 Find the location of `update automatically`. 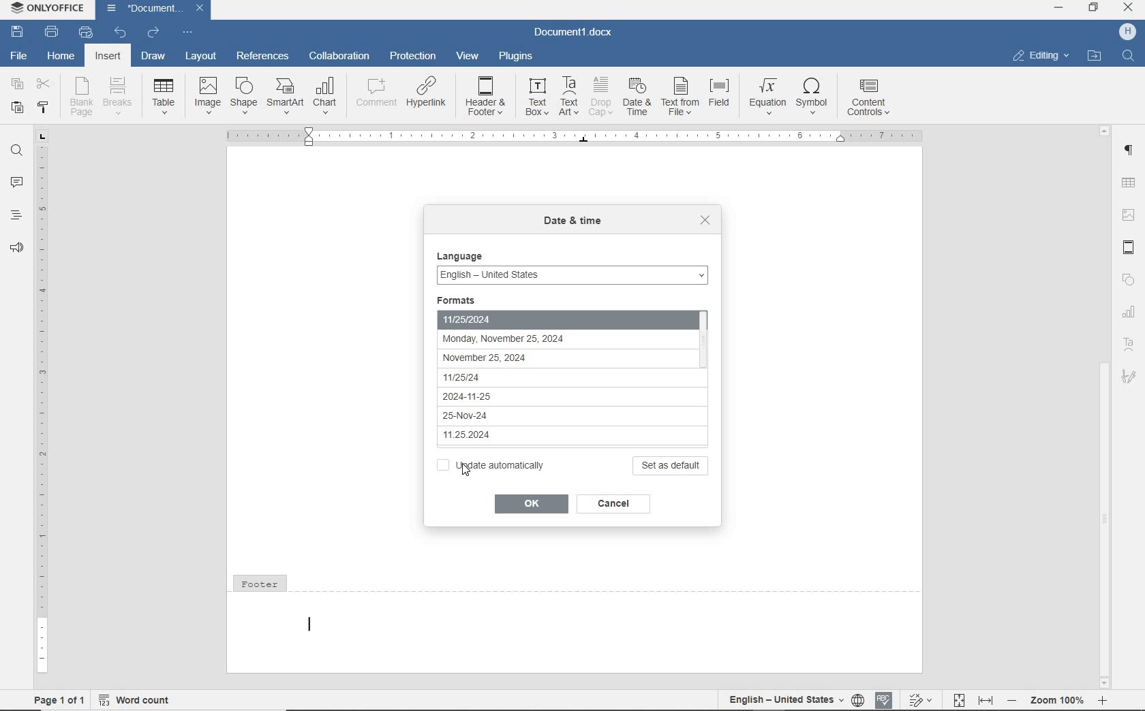

update automatically is located at coordinates (492, 465).